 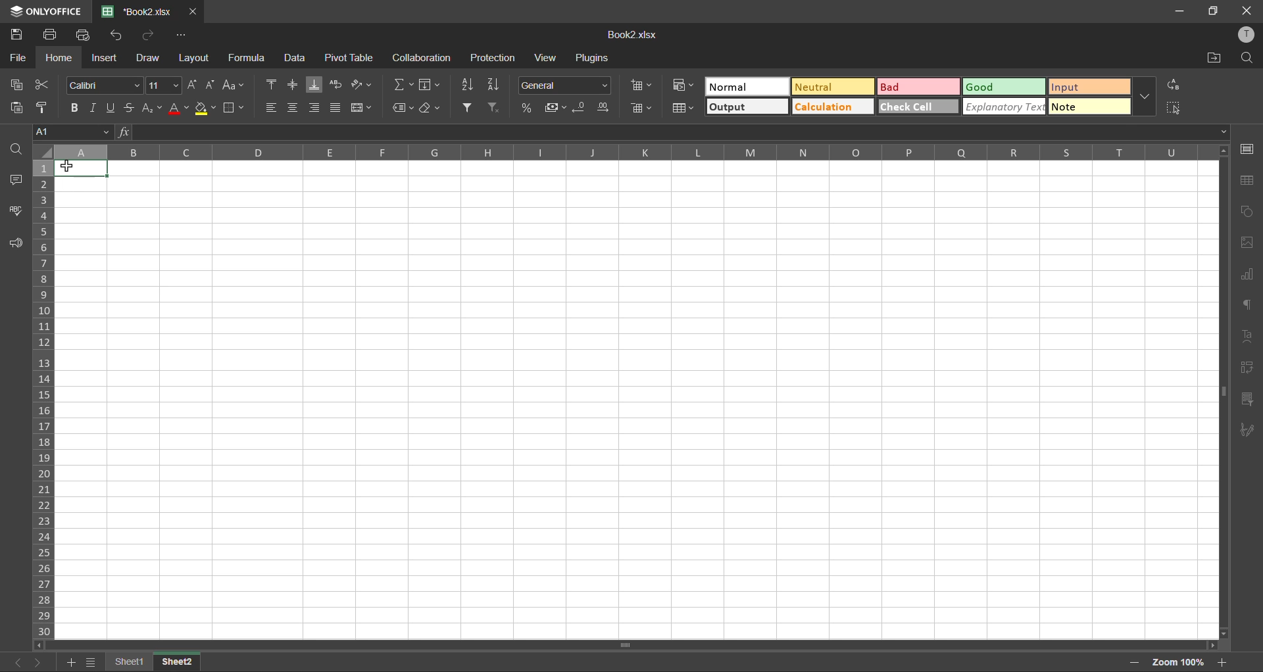 I want to click on align left, so click(x=272, y=108).